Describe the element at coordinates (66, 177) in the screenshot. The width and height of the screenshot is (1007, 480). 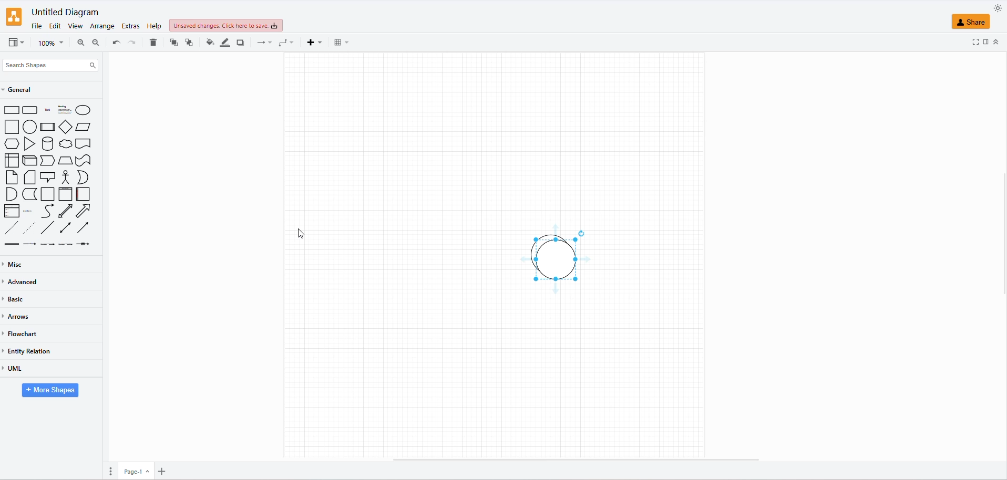
I see `ACTOR` at that location.